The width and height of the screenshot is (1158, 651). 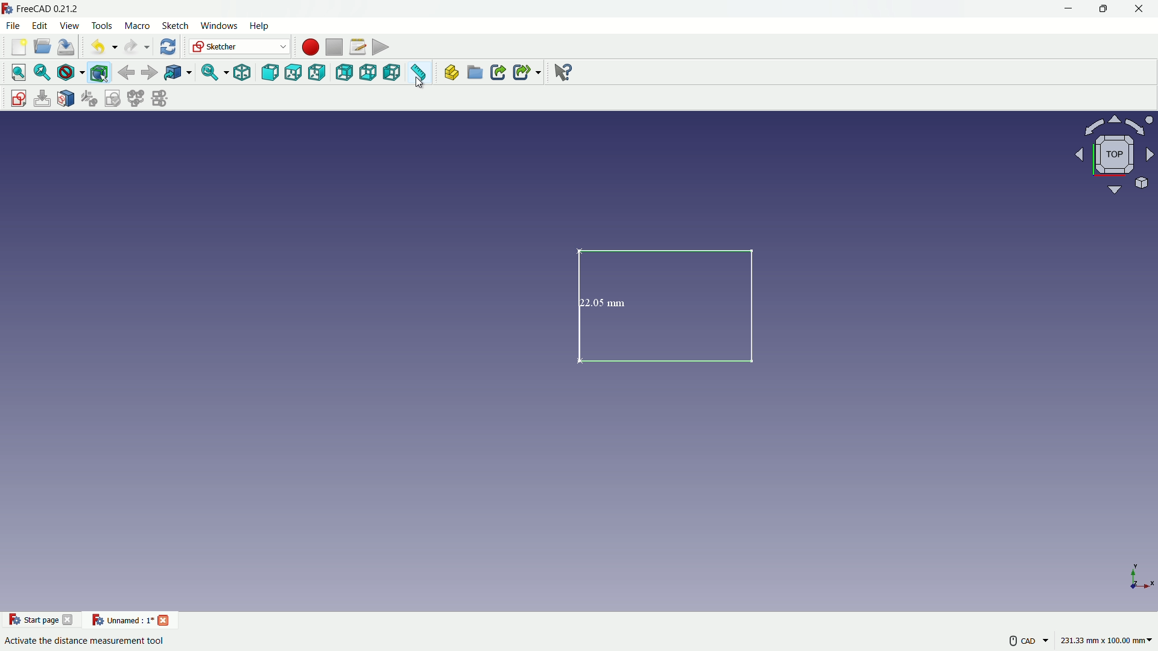 What do you see at coordinates (159, 99) in the screenshot?
I see `mirror sketches` at bounding box center [159, 99].